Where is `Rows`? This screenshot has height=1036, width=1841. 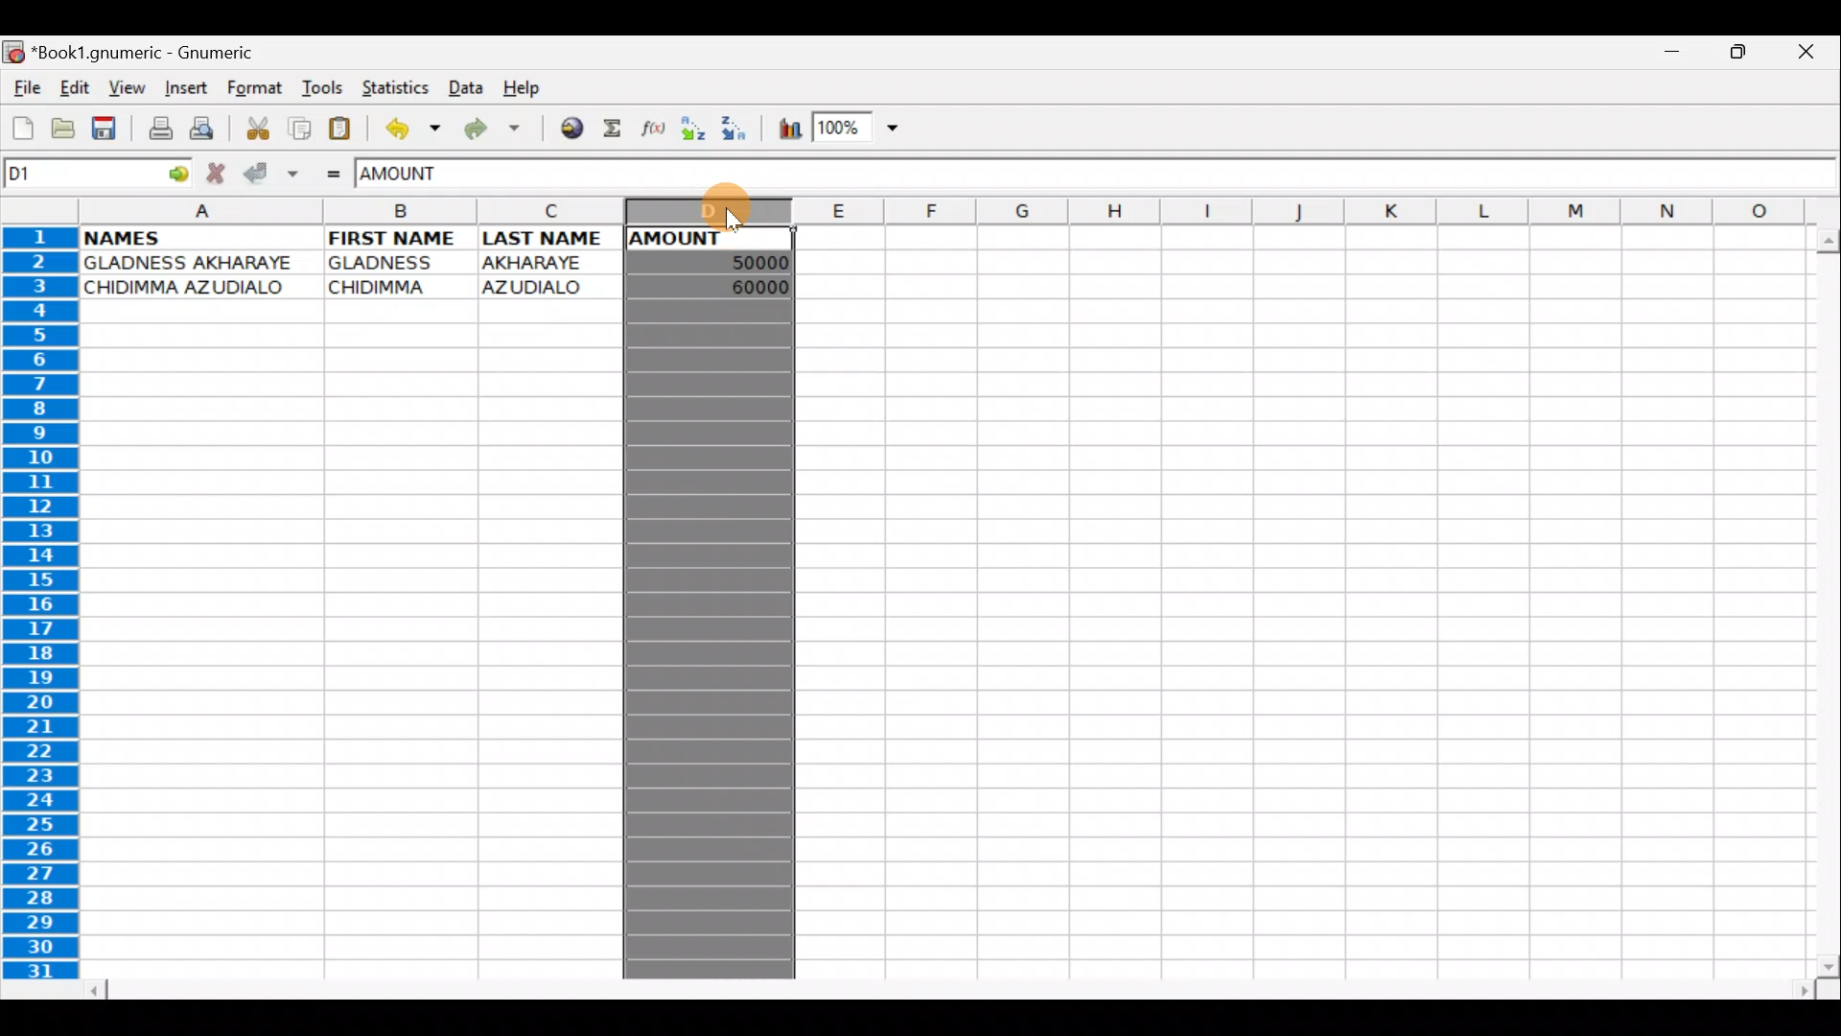 Rows is located at coordinates (42, 607).